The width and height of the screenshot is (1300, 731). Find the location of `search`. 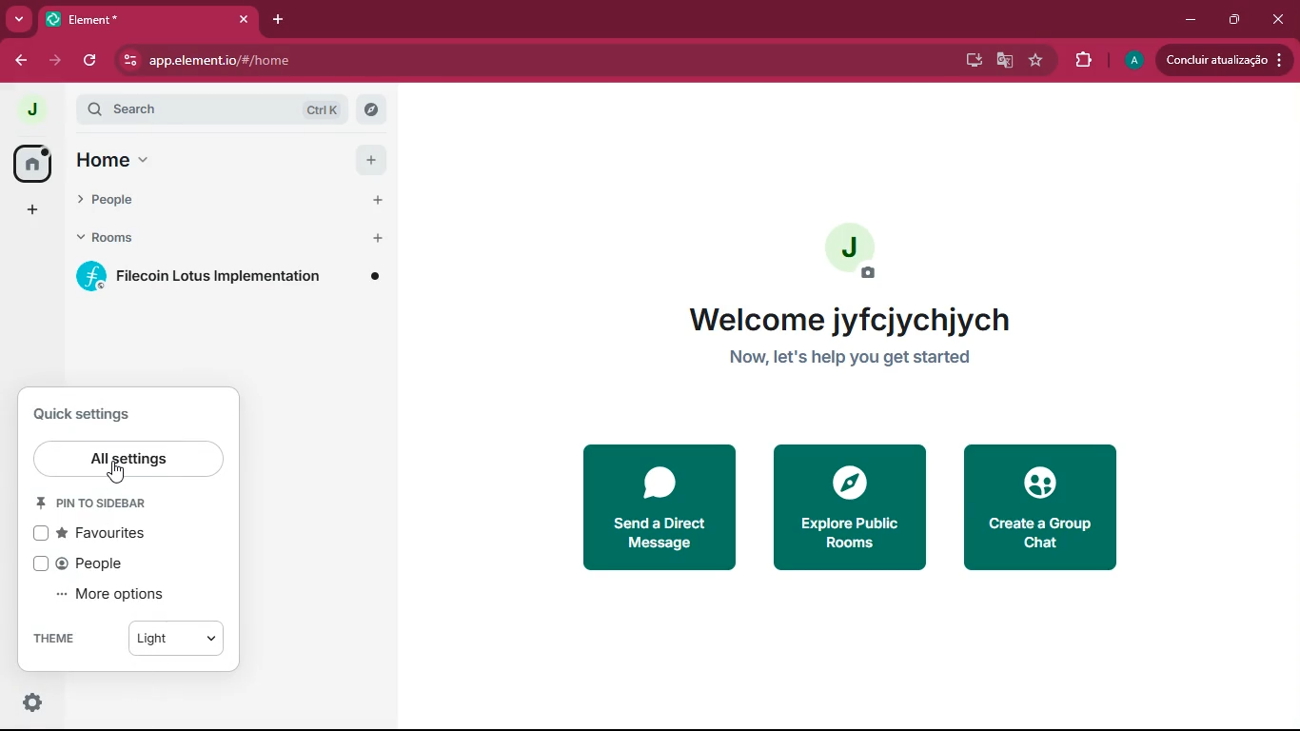

search is located at coordinates (214, 109).